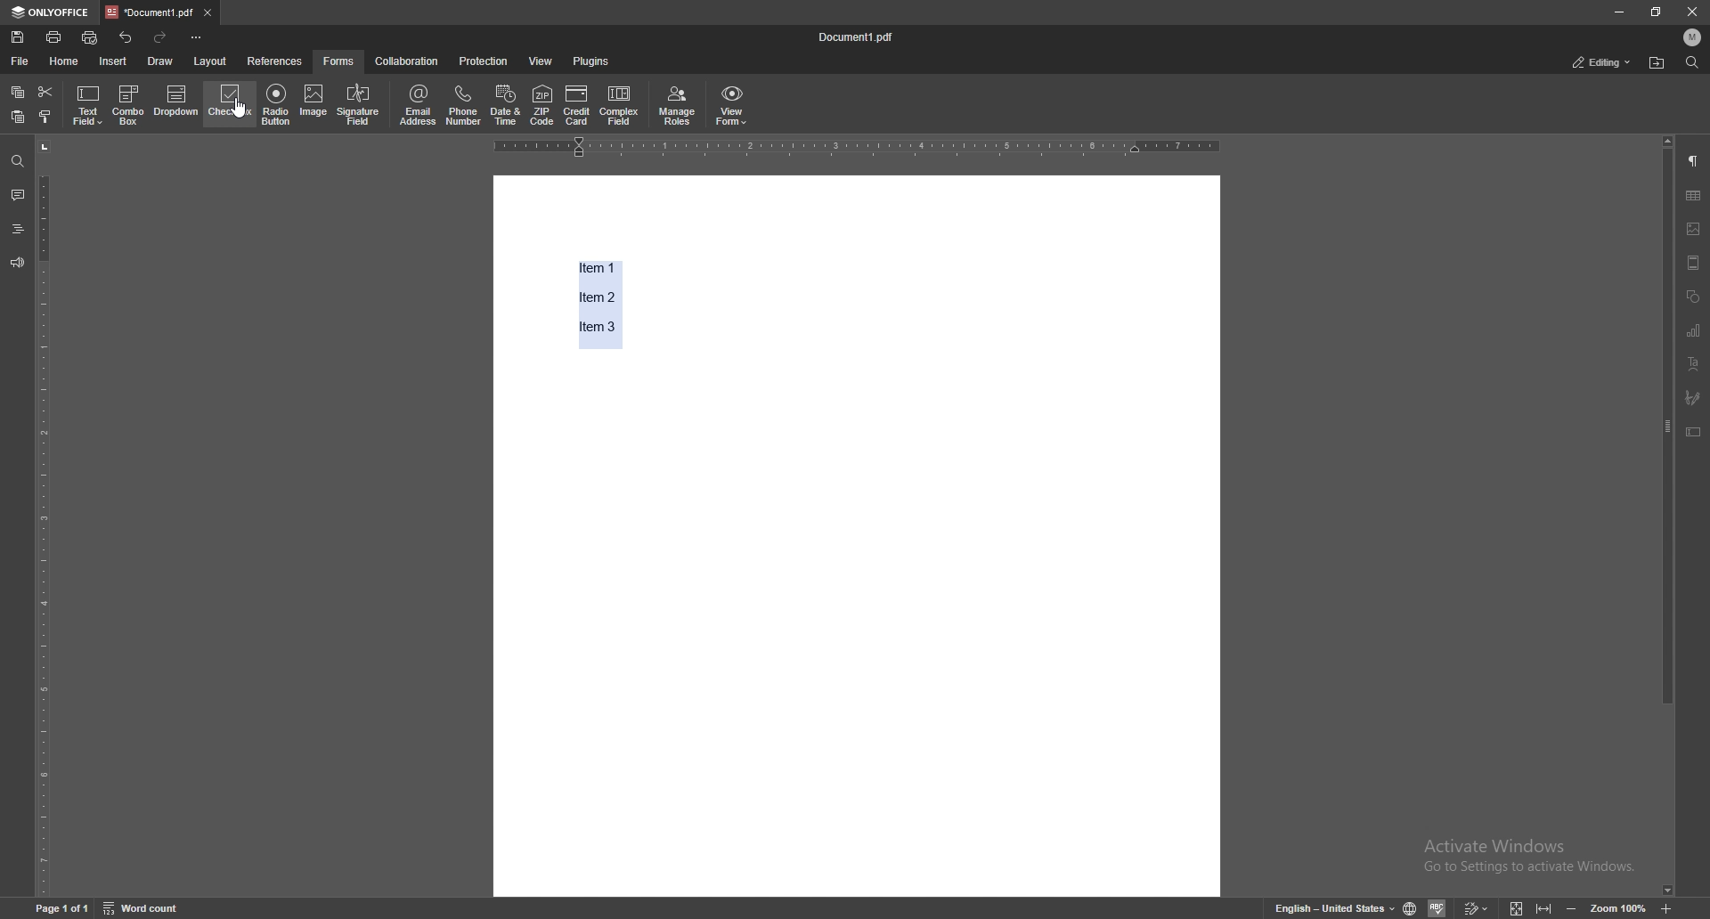  I want to click on spell check, so click(1437, 907).